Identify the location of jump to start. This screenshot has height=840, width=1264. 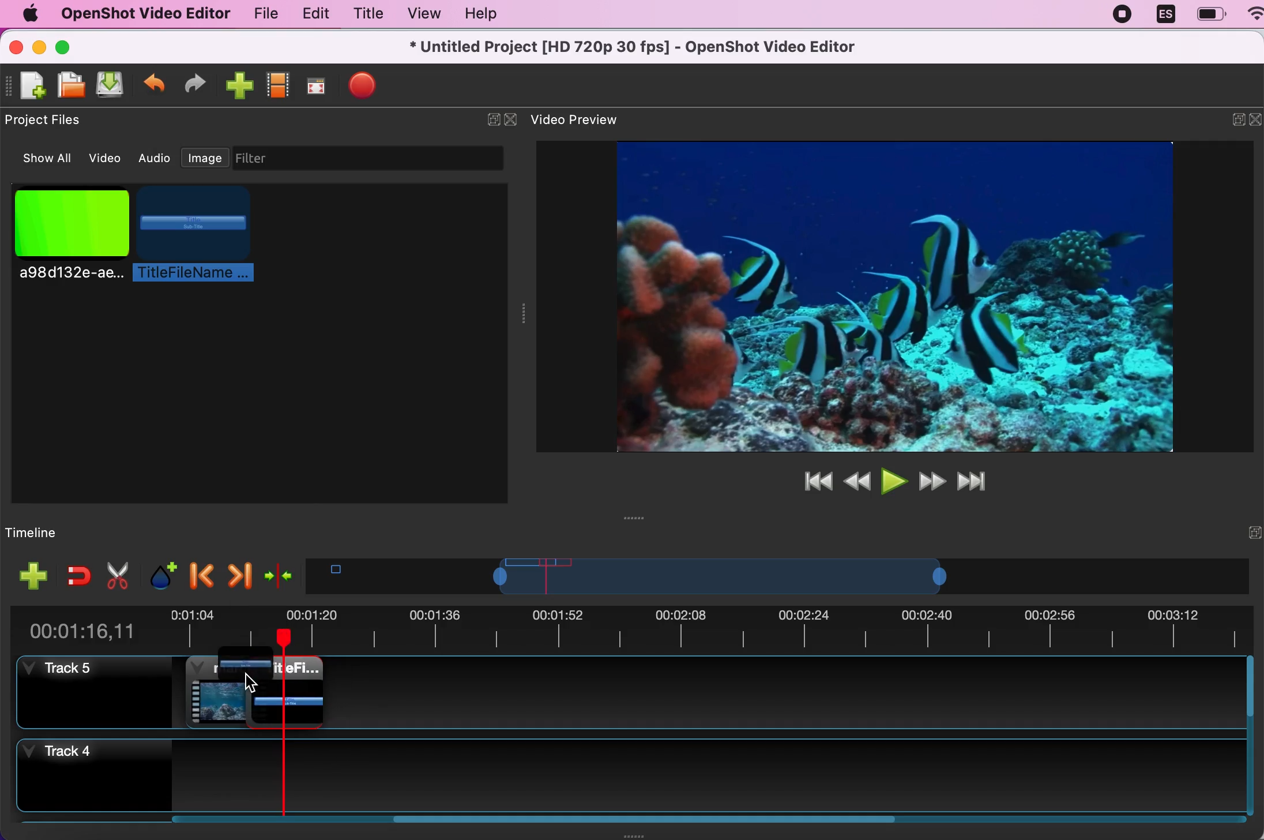
(814, 481).